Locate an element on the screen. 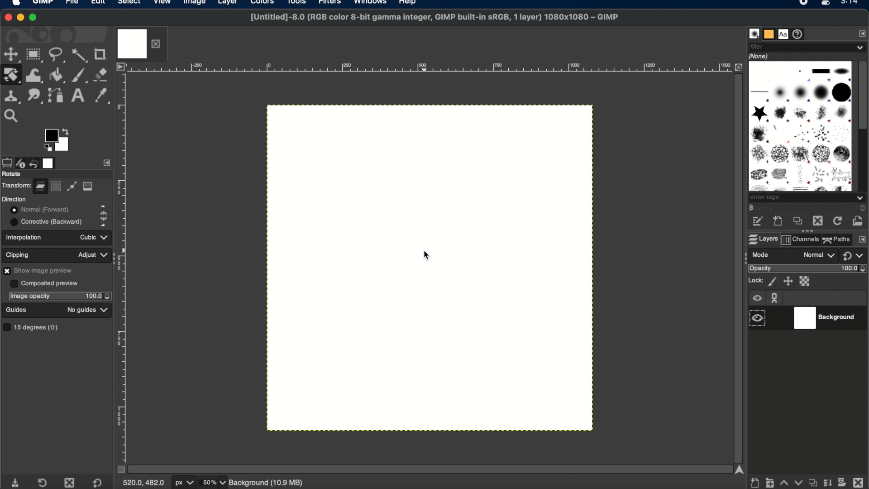 This screenshot has width=869, height=489. fonts is located at coordinates (784, 34).